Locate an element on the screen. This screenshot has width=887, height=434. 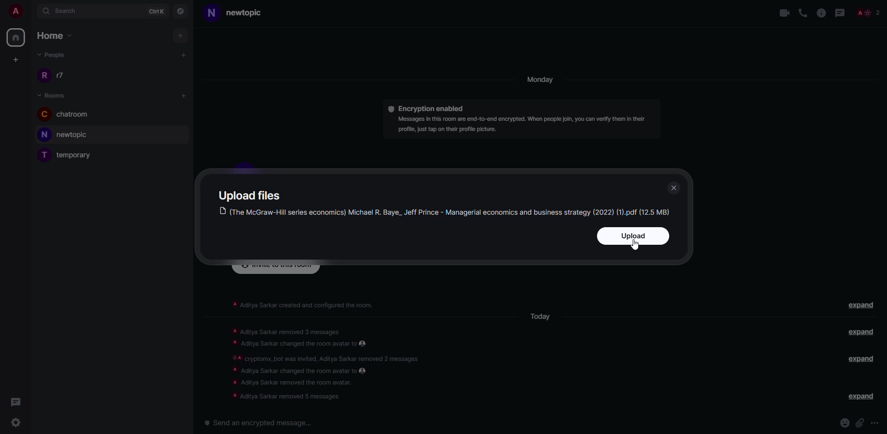
day is located at coordinates (543, 81).